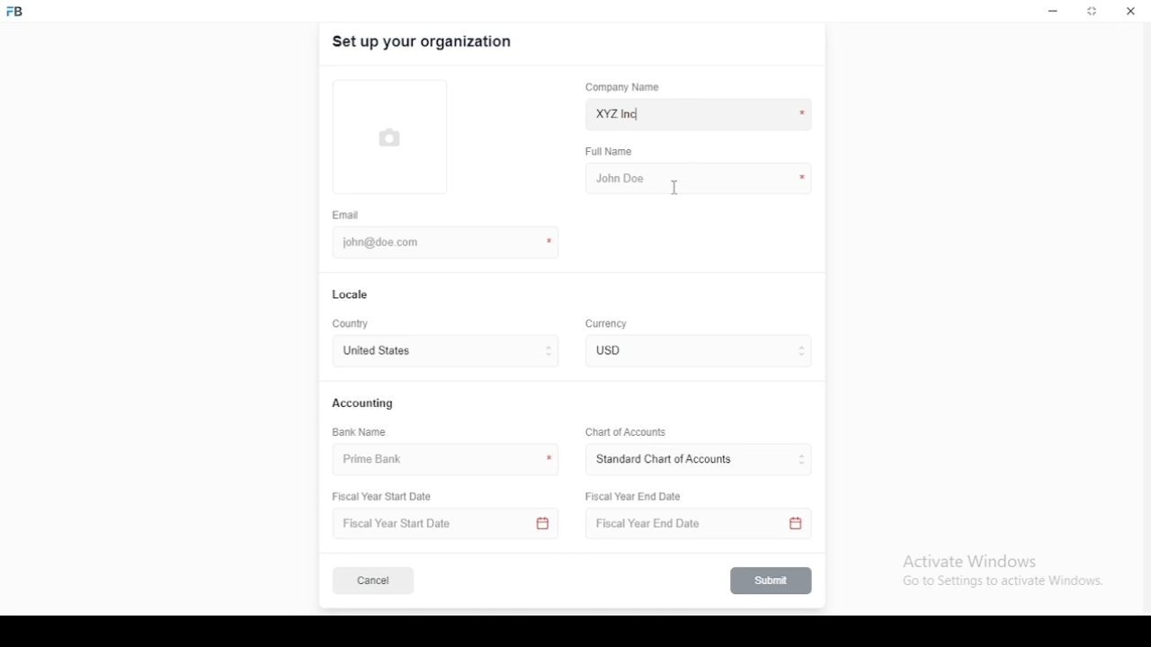  Describe the element at coordinates (1129, 11) in the screenshot. I see `close window` at that location.